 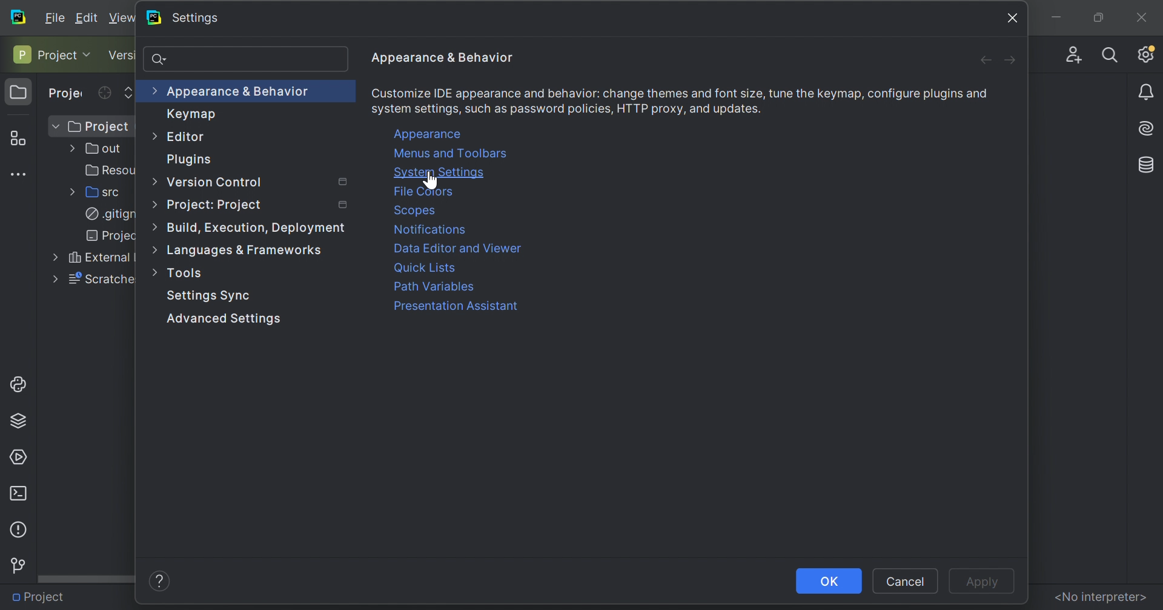 What do you see at coordinates (1141, 15) in the screenshot?
I see `Close` at bounding box center [1141, 15].